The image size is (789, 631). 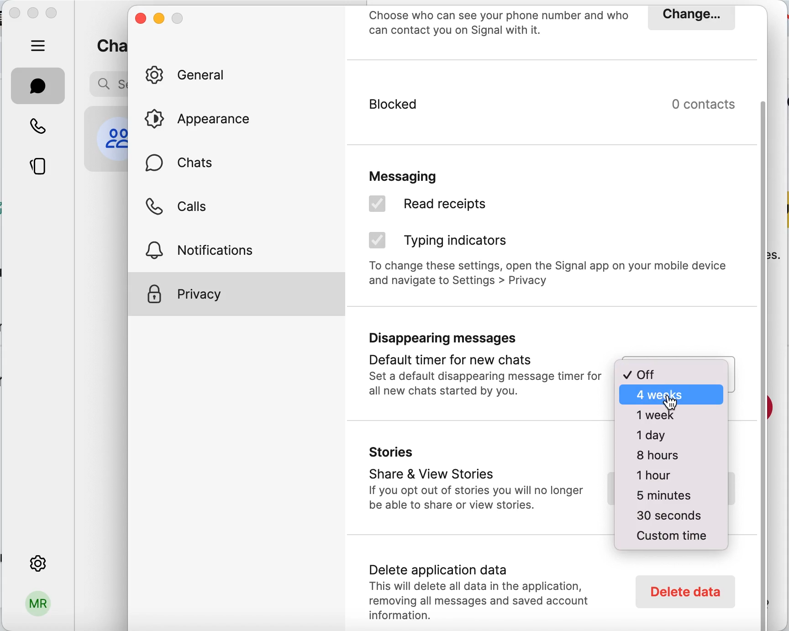 What do you see at coordinates (479, 112) in the screenshot?
I see `blocked` at bounding box center [479, 112].